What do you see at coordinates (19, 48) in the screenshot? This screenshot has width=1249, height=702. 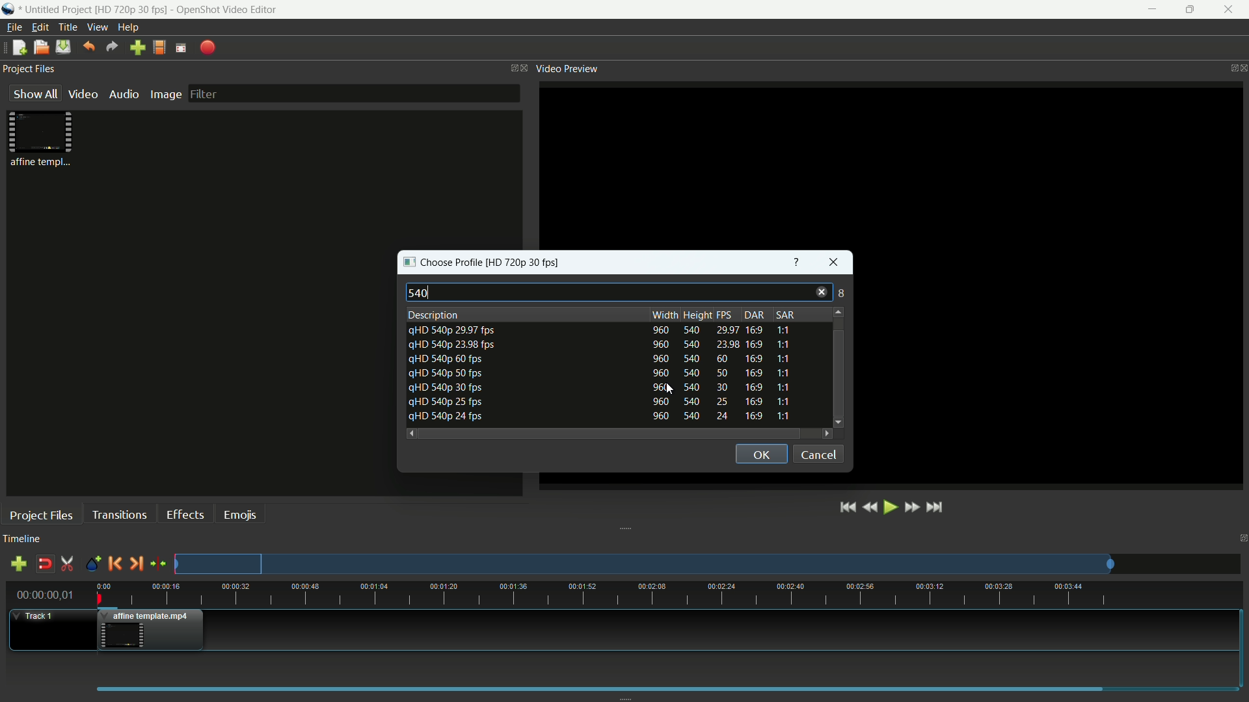 I see `new file` at bounding box center [19, 48].